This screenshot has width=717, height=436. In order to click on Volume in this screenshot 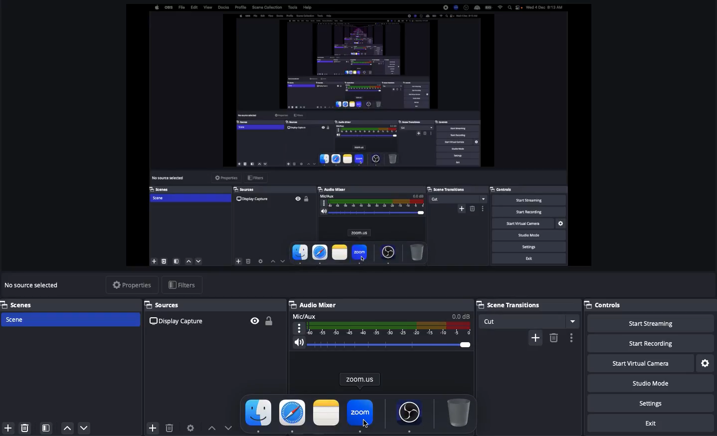, I will do `click(382, 342)`.